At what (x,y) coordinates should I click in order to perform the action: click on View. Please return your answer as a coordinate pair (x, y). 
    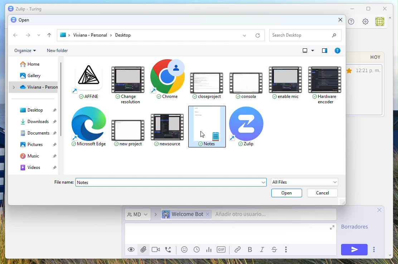
    Looking at the image, I should click on (309, 51).